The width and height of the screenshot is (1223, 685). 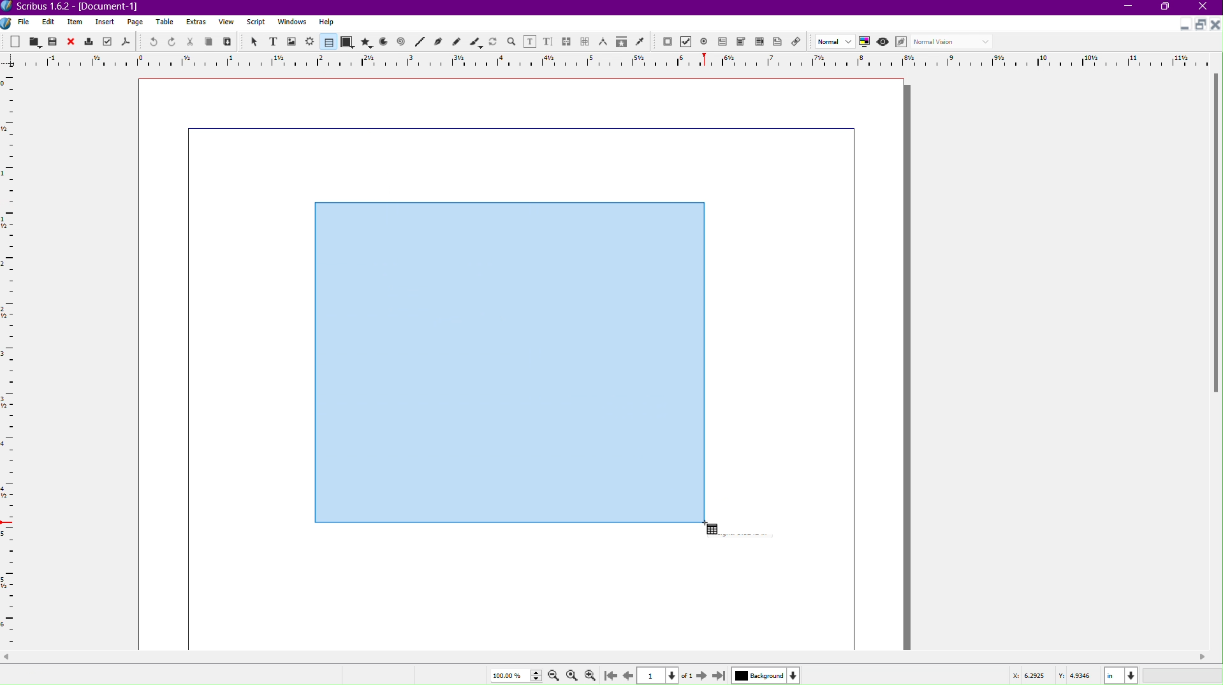 What do you see at coordinates (14, 360) in the screenshot?
I see `Ruler Line` at bounding box center [14, 360].